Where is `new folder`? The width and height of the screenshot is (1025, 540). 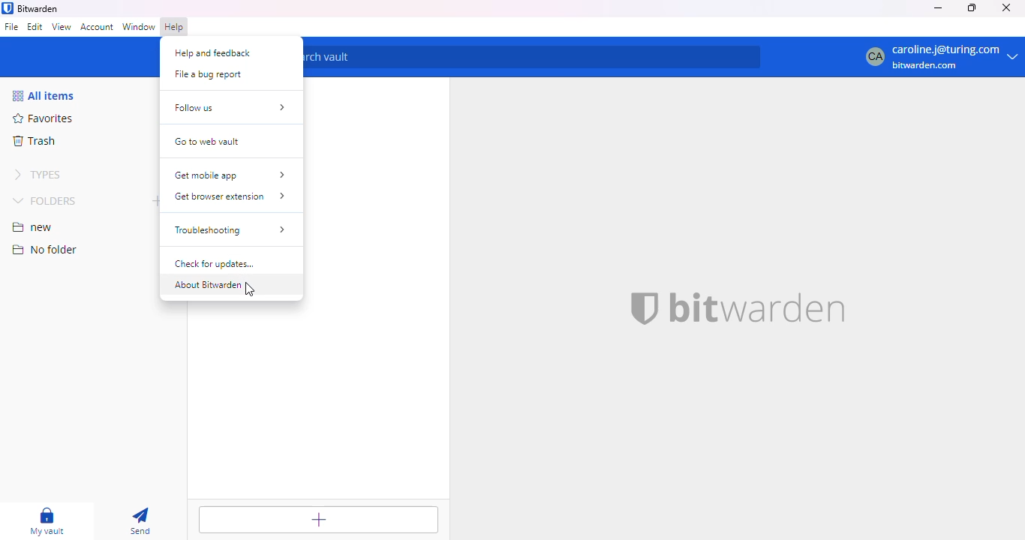 new folder is located at coordinates (154, 199).